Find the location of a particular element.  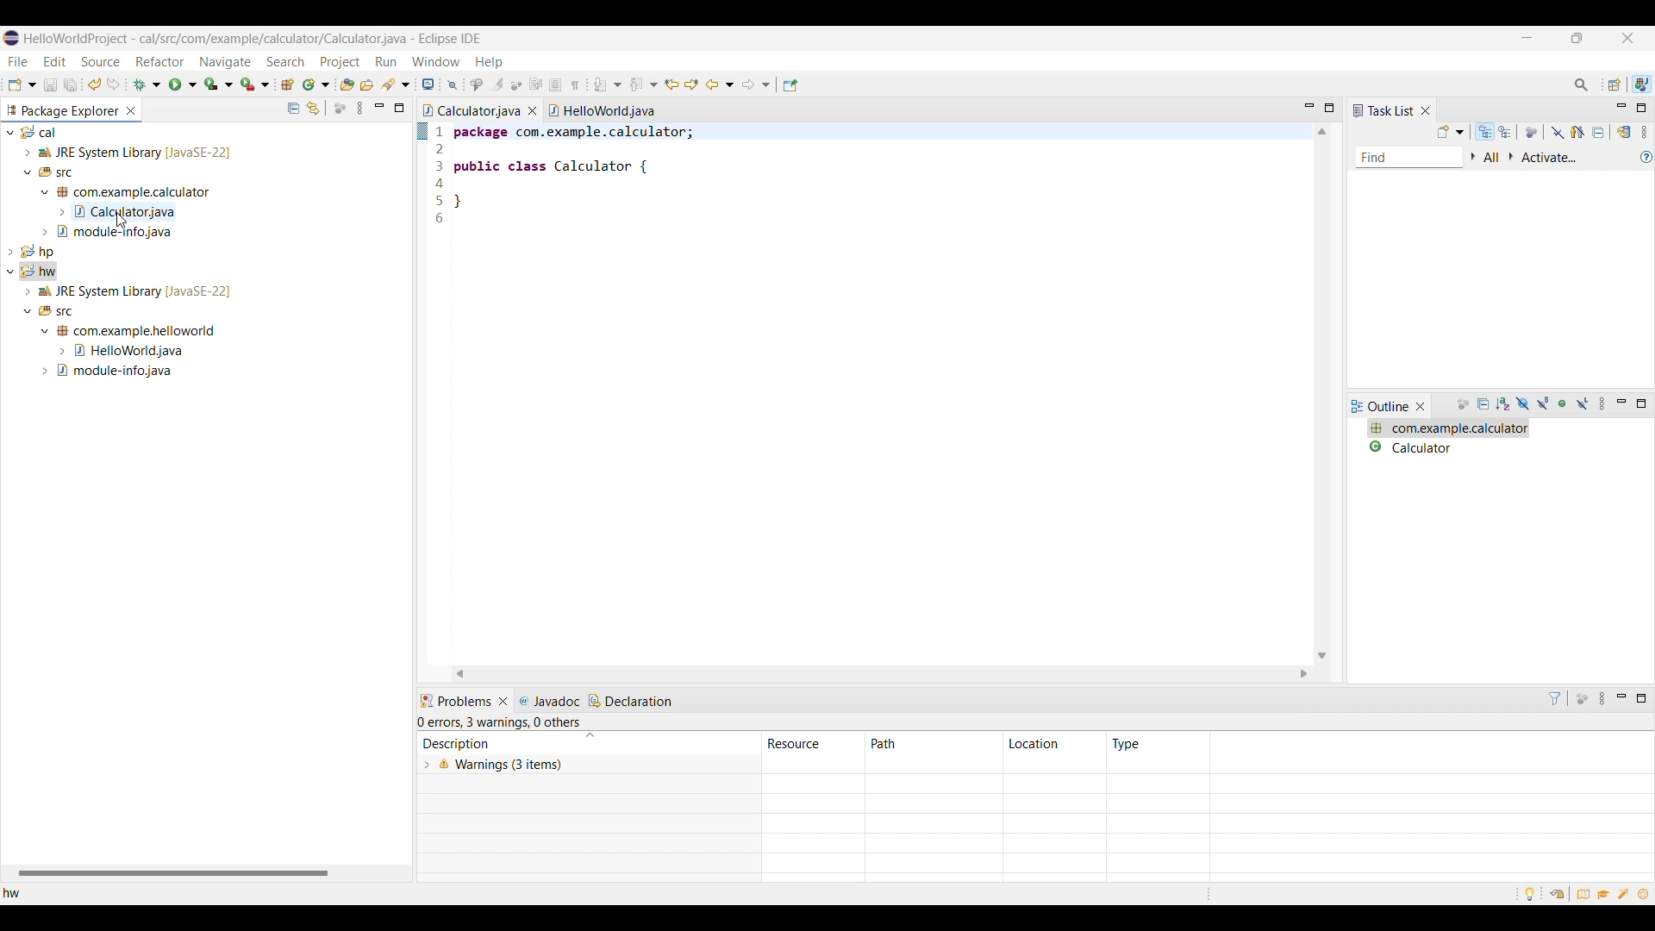

Tutorials is located at coordinates (1605, 896).